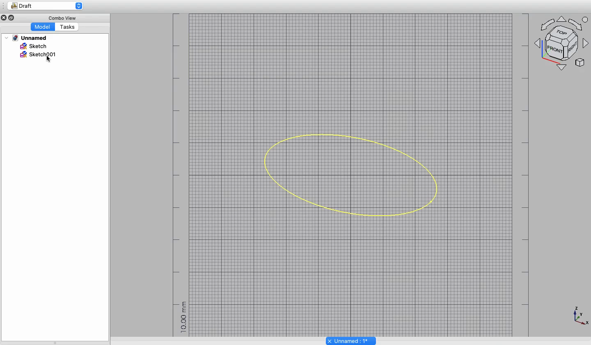  I want to click on close, so click(4, 18).